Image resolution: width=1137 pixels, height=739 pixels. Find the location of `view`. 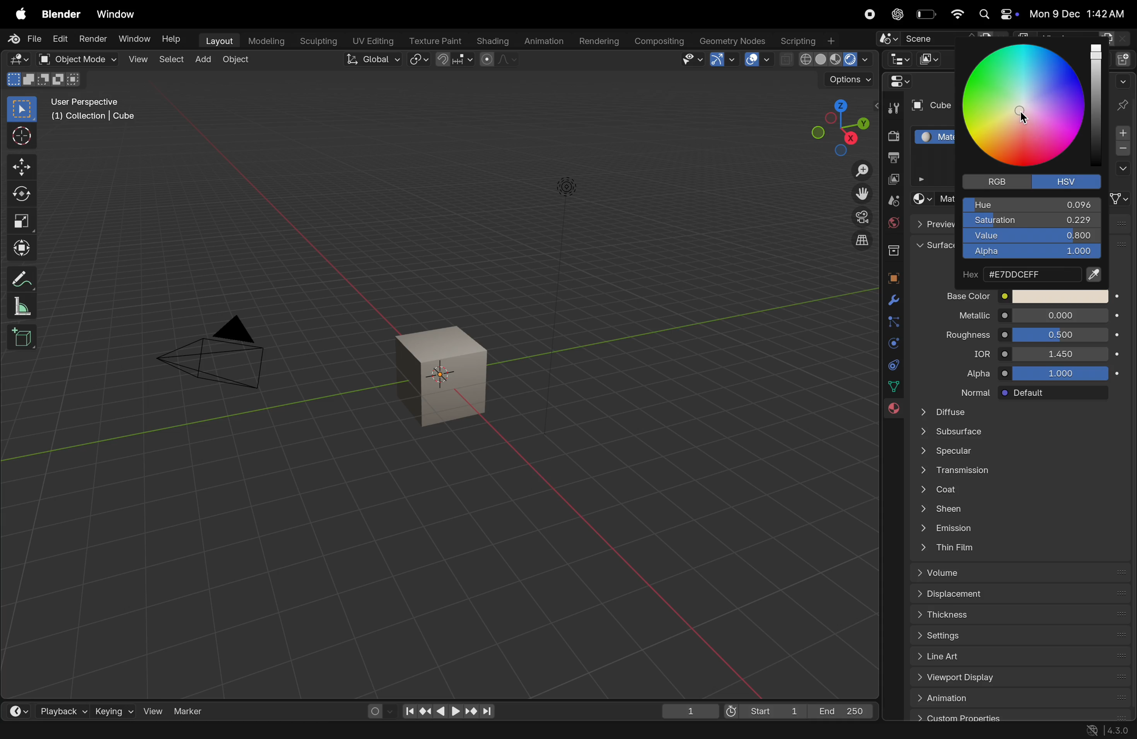

view is located at coordinates (147, 710).